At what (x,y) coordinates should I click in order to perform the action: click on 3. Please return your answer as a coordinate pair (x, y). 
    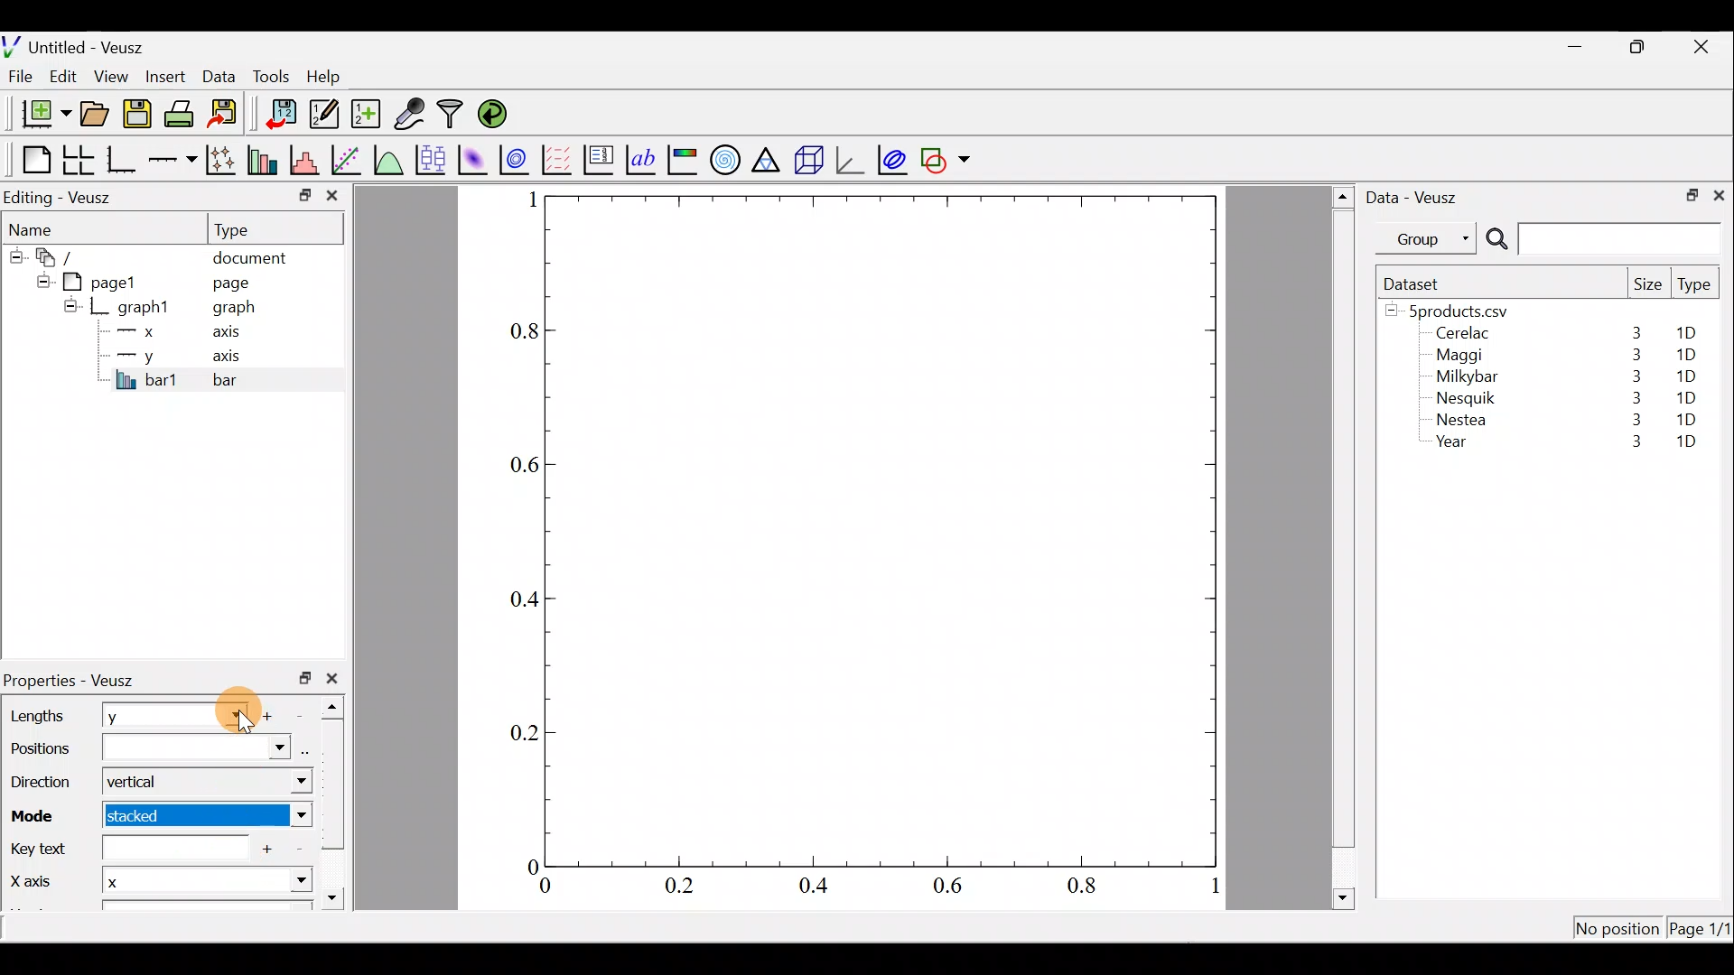
    Looking at the image, I should click on (1627, 443).